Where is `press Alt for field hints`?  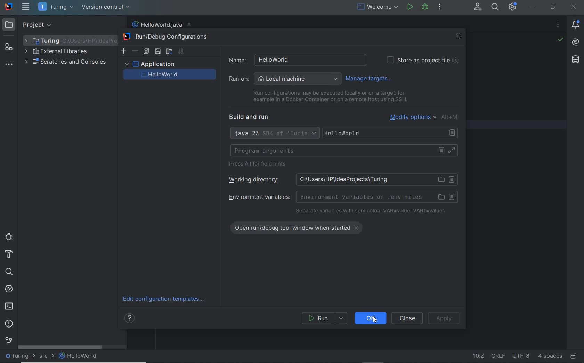 press Alt for field hints is located at coordinates (260, 165).